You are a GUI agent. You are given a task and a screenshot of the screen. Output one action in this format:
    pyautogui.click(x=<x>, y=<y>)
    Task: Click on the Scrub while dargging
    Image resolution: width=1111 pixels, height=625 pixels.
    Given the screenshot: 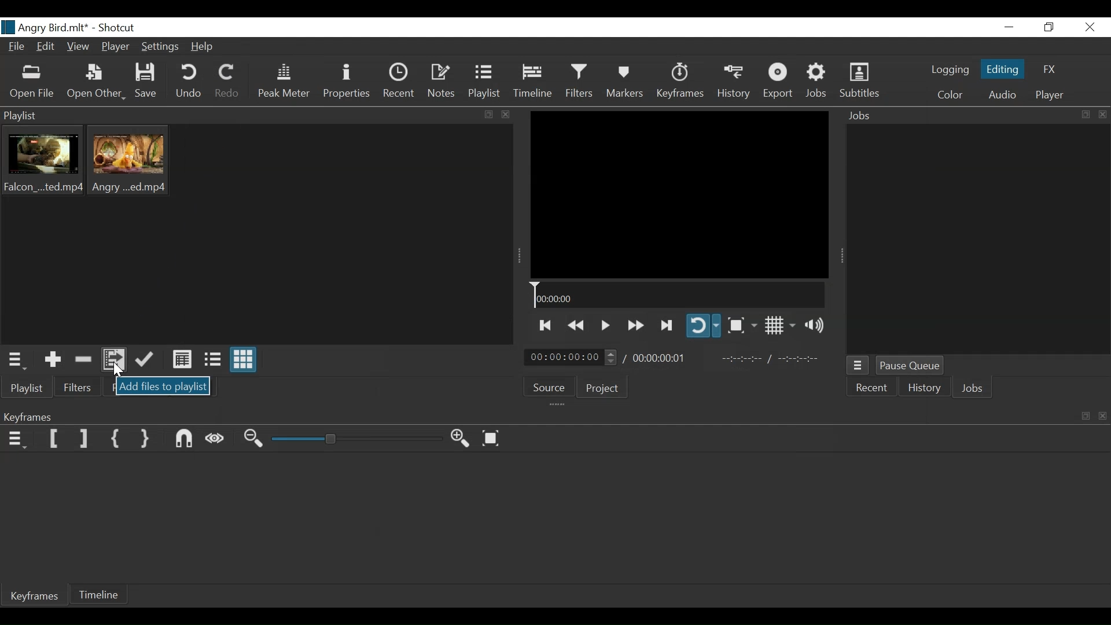 What is the action you would take?
    pyautogui.click(x=218, y=440)
    